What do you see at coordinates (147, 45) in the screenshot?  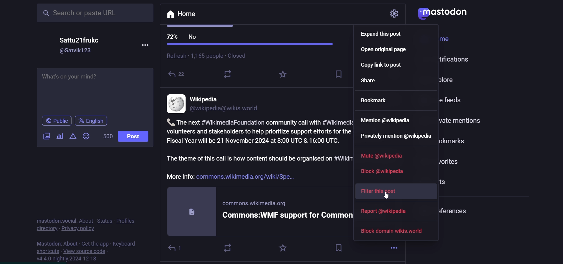 I see `more` at bounding box center [147, 45].